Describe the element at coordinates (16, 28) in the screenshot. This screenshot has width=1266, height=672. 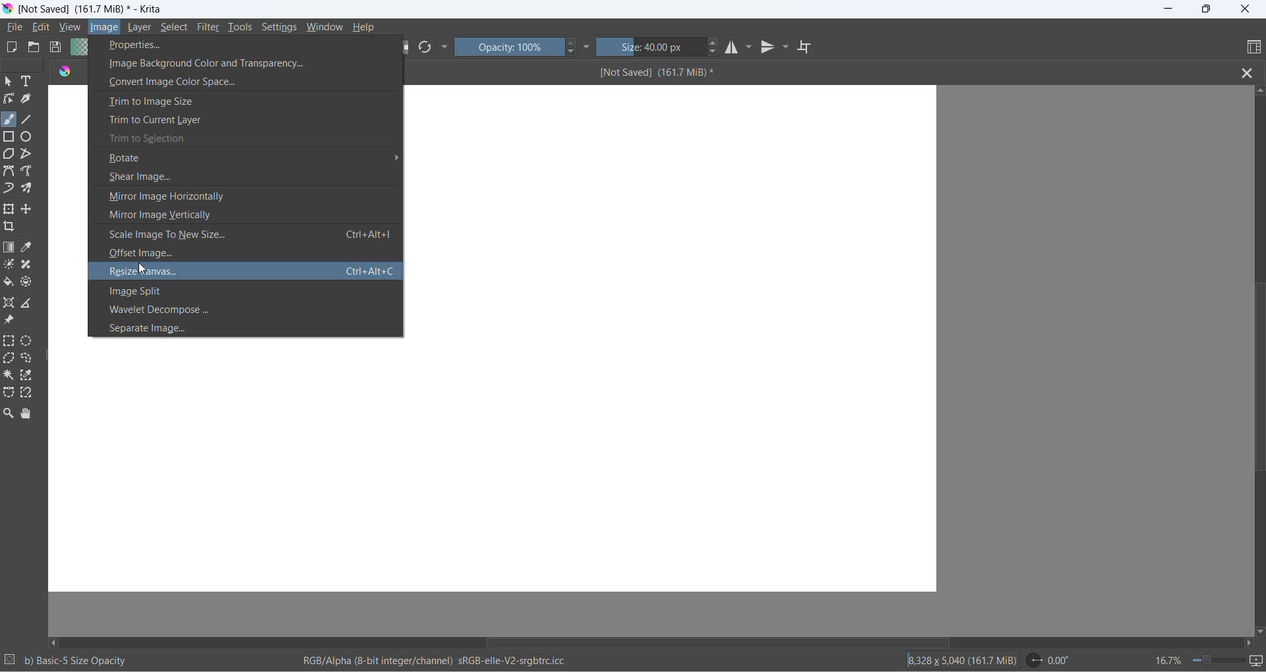
I see `file` at that location.